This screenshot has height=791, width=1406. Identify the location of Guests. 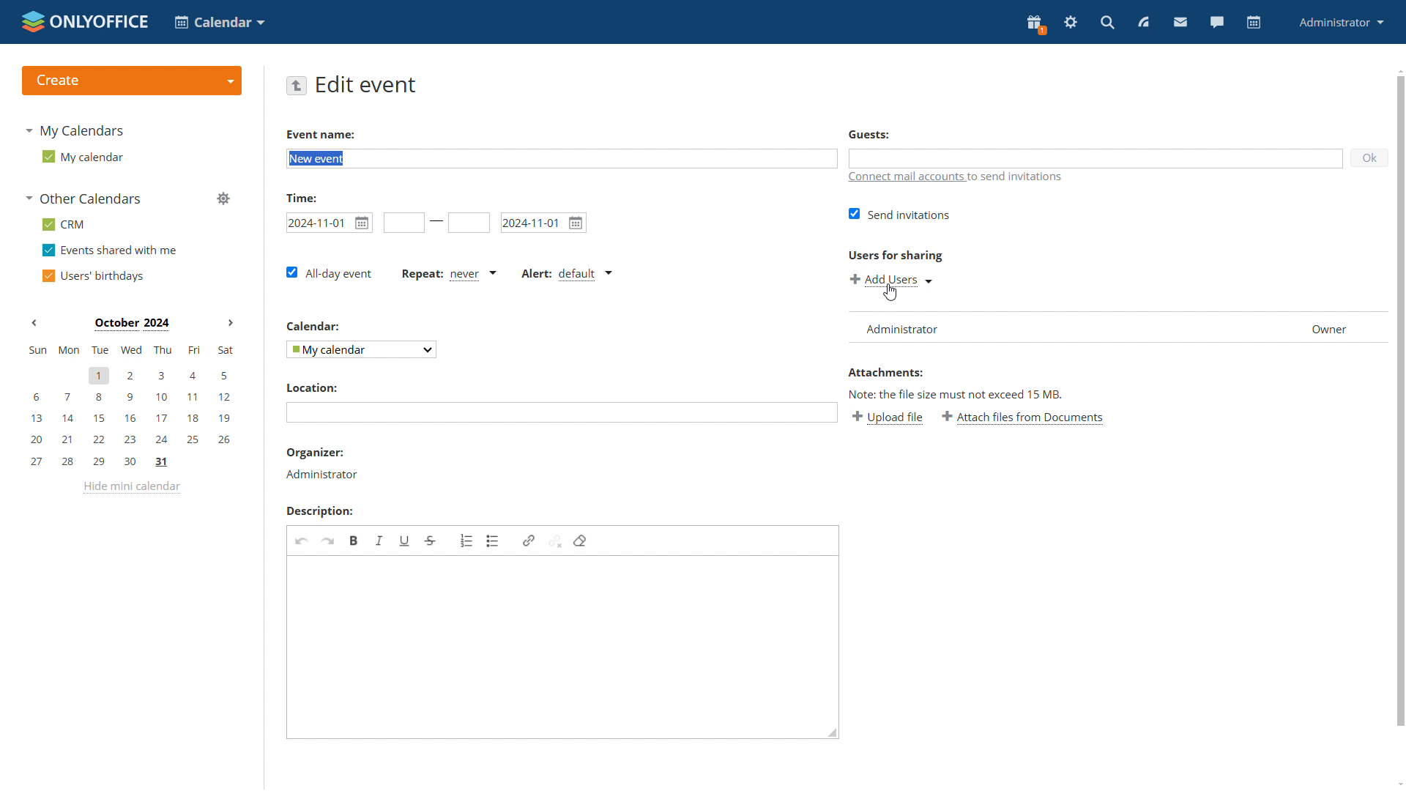
(869, 135).